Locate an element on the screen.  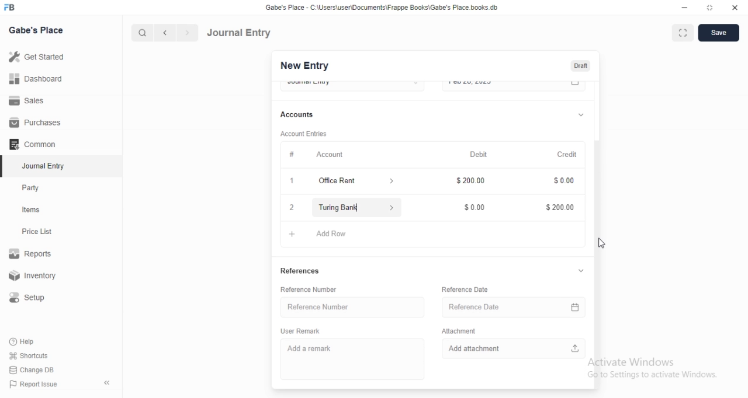
Office Rent is located at coordinates (339, 181).